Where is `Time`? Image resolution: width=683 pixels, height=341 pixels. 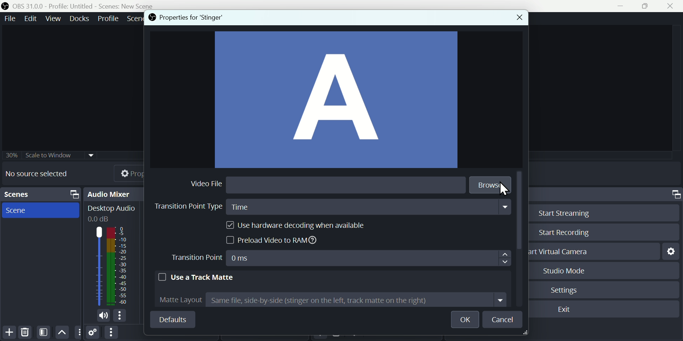
Time is located at coordinates (370, 208).